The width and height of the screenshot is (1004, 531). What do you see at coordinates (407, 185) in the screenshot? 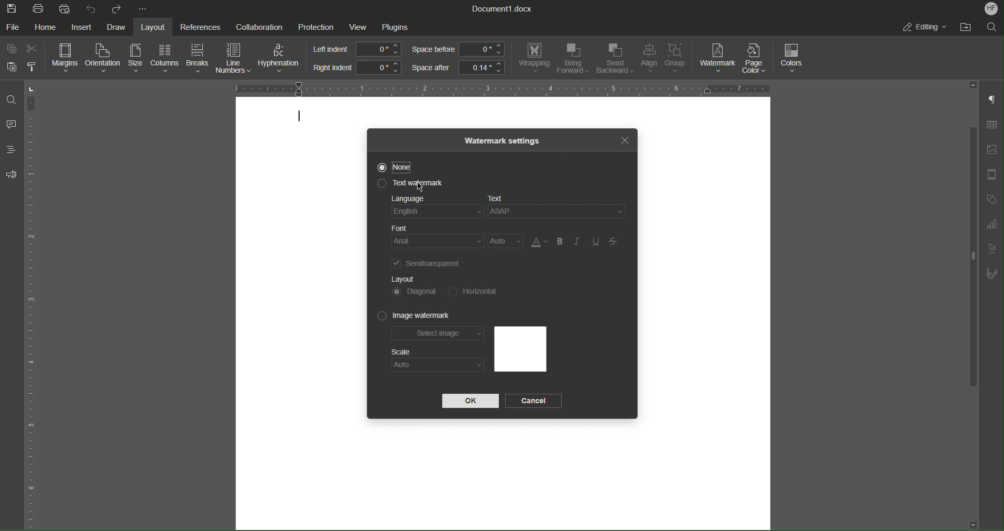
I see `Text watermark` at bounding box center [407, 185].